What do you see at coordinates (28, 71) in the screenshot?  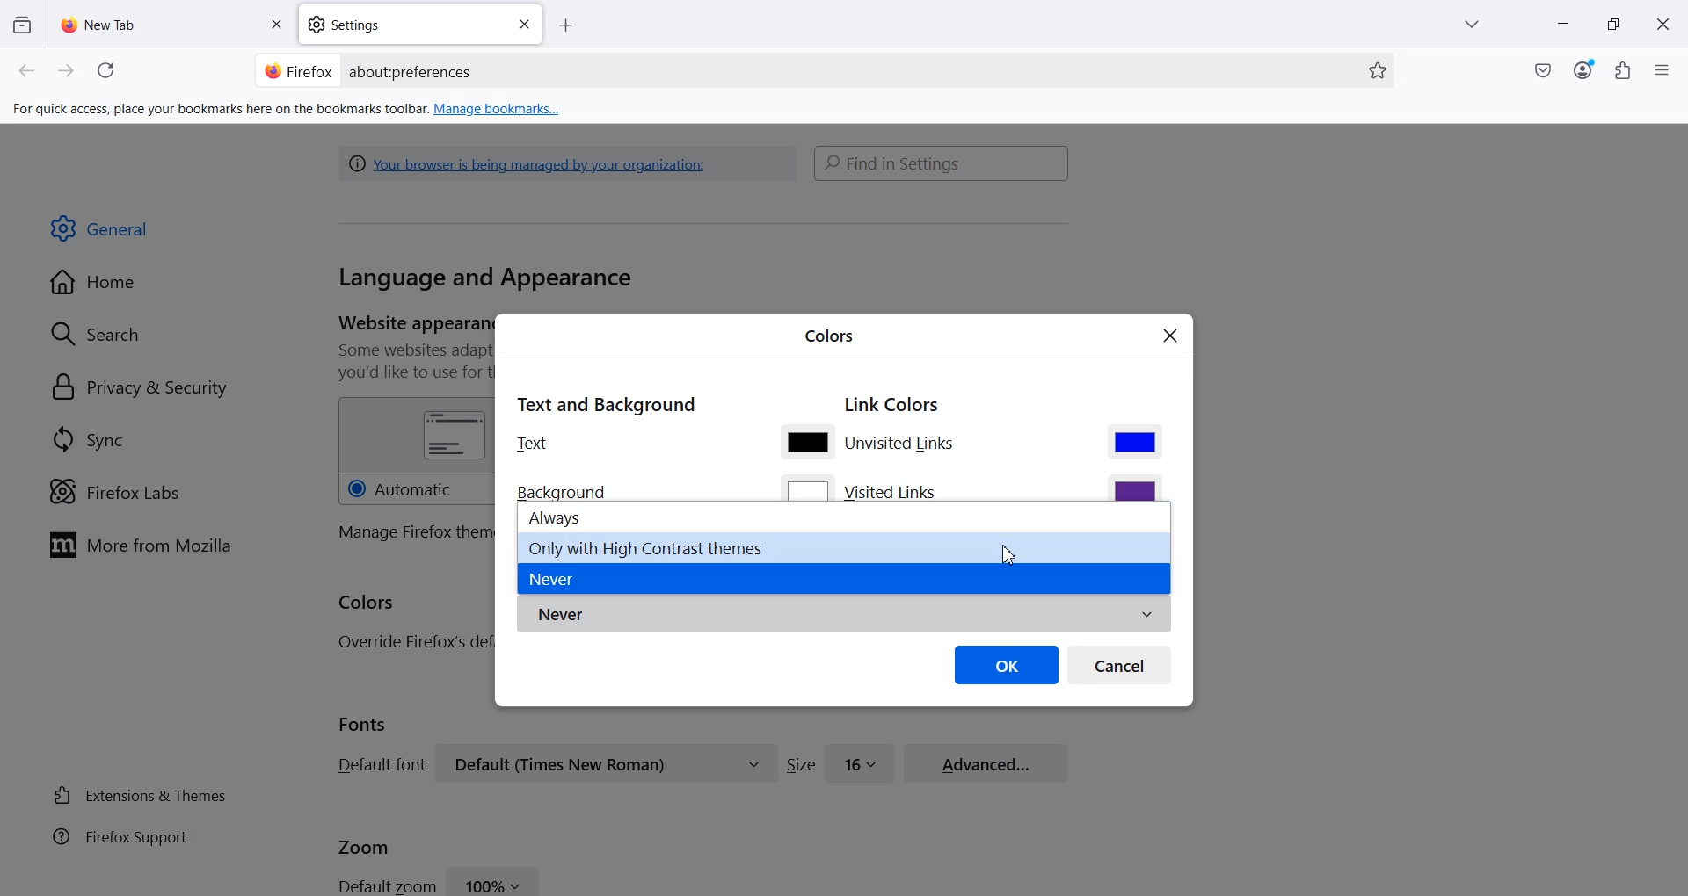 I see `Backward` at bounding box center [28, 71].